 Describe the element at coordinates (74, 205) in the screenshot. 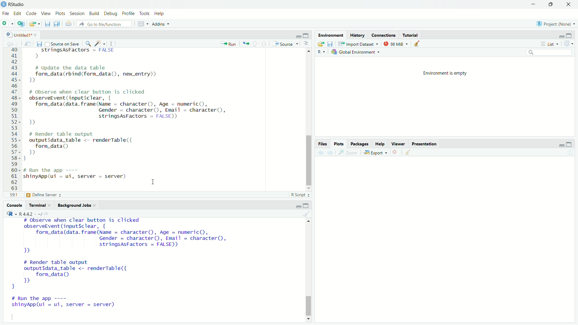

I see `background jobs` at that location.